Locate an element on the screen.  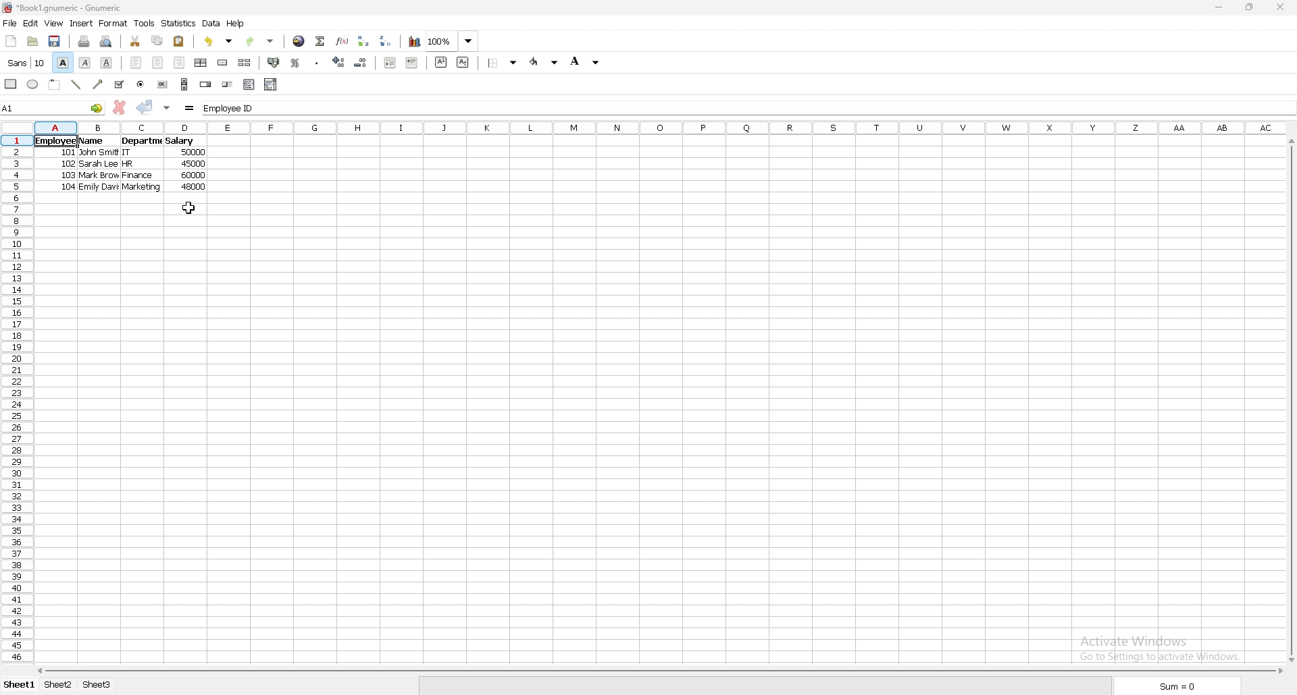
department is located at coordinates (142, 141).